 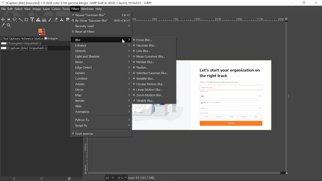 What do you see at coordinates (101, 62) in the screenshot?
I see `Noise` at bounding box center [101, 62].